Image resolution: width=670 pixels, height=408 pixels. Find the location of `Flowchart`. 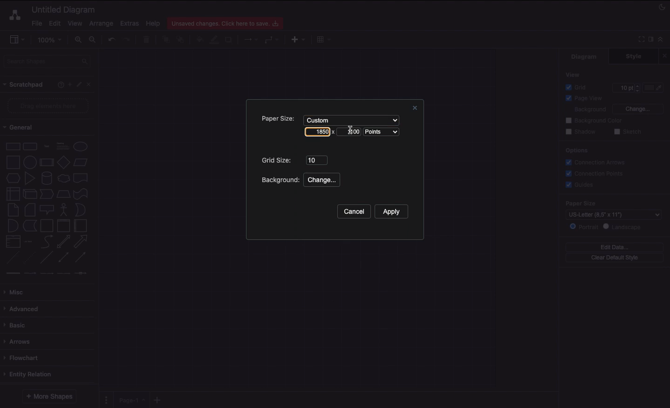

Flowchart is located at coordinates (23, 358).